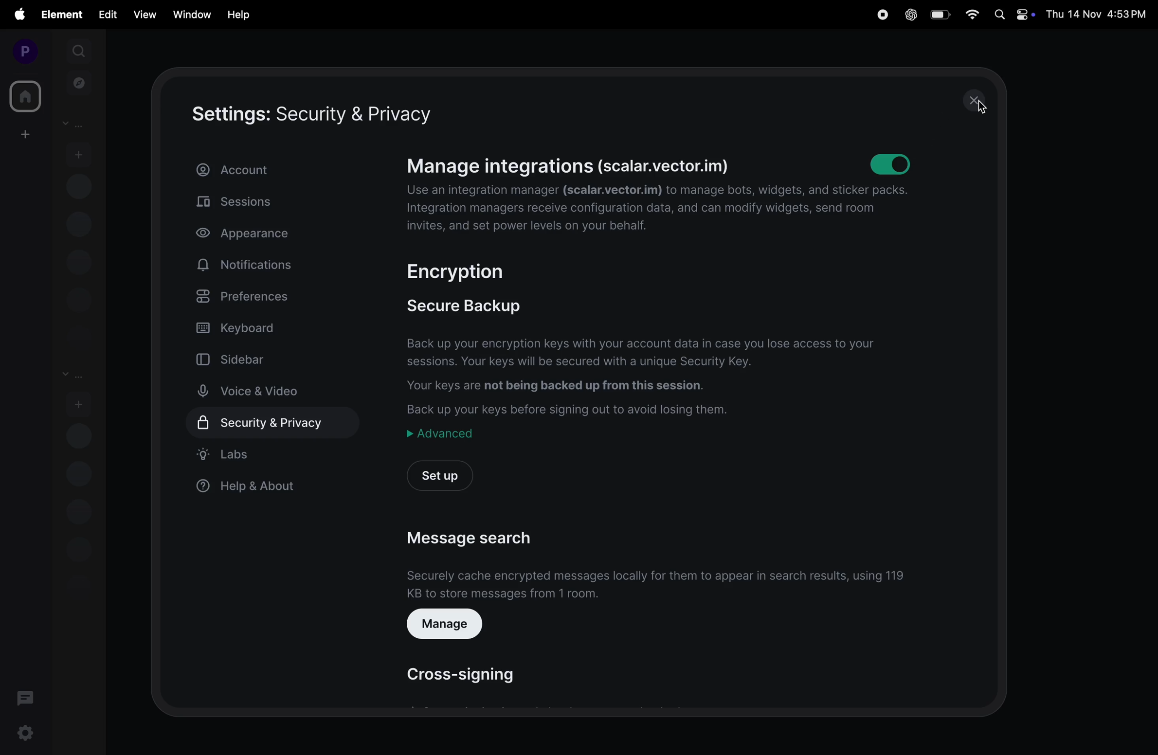 The image size is (1158, 755). I want to click on help & about, so click(248, 486).